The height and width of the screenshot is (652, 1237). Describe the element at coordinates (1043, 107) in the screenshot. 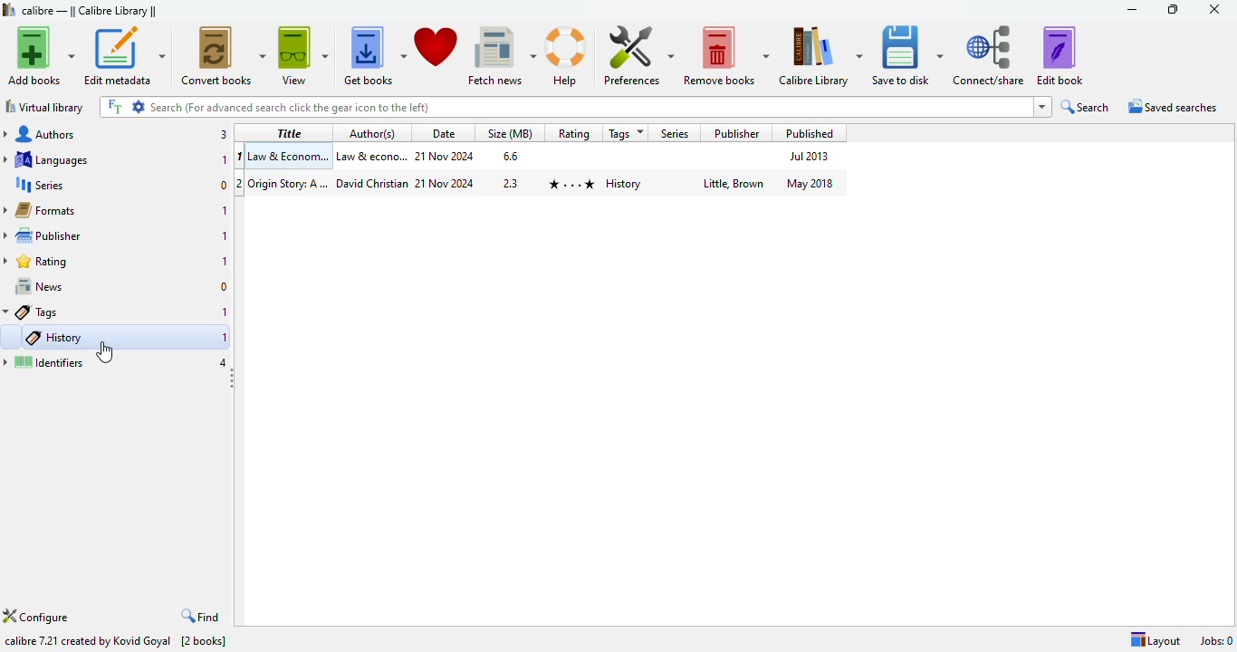

I see `dropdown` at that location.